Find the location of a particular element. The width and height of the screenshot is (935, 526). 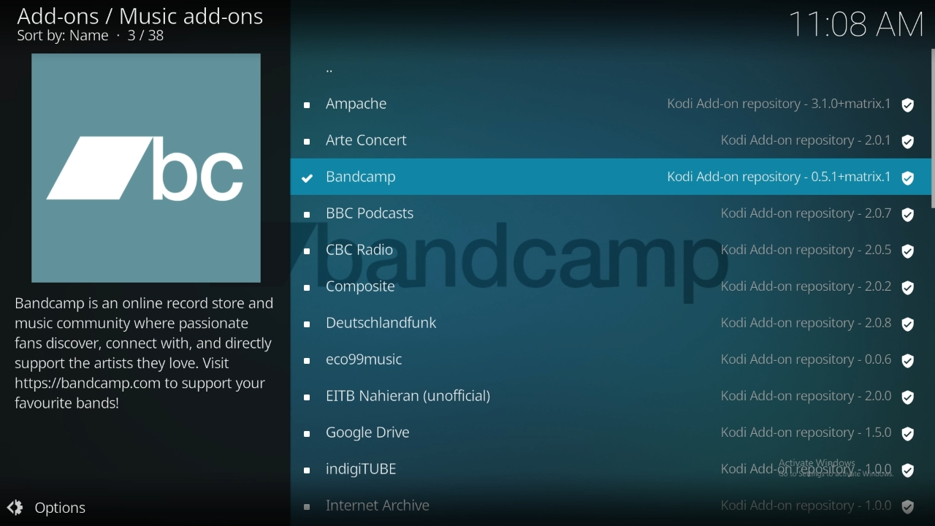

add on is located at coordinates (608, 289).